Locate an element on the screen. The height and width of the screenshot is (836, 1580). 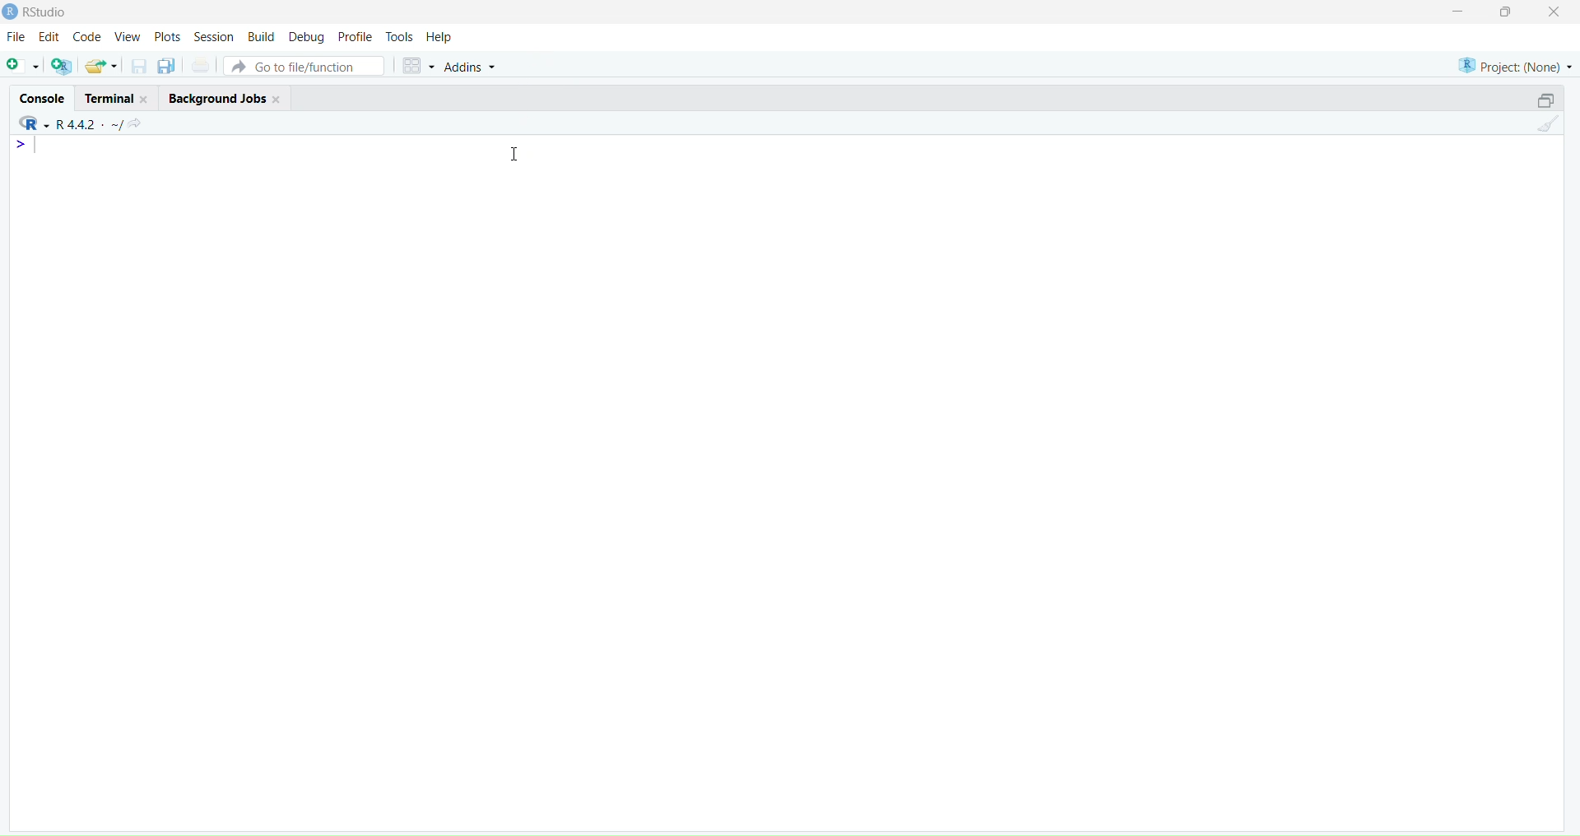
help is located at coordinates (440, 39).